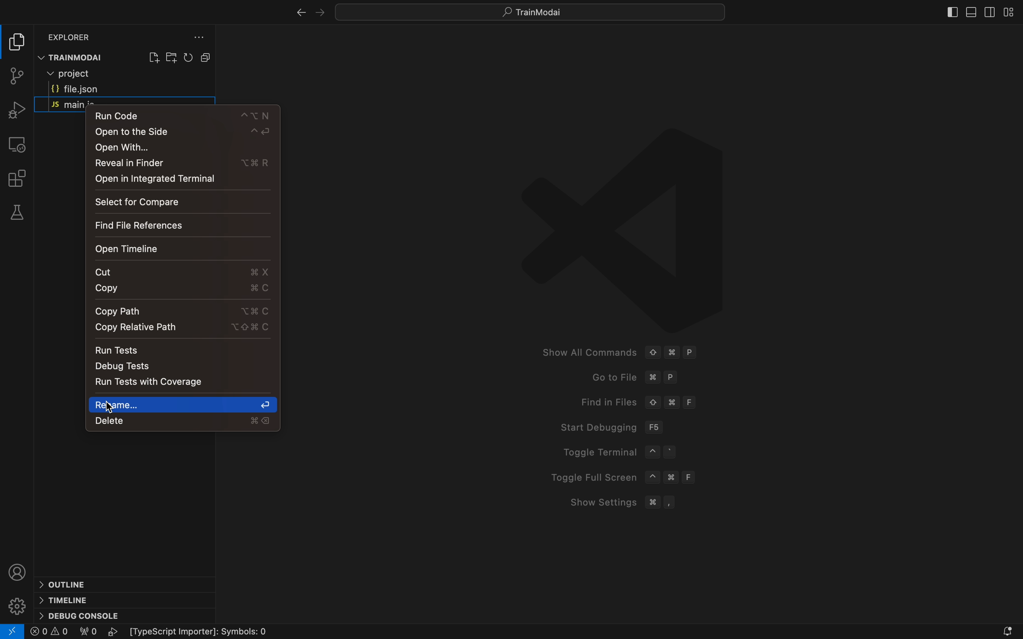 The height and width of the screenshot is (639, 1023). Describe the element at coordinates (615, 451) in the screenshot. I see `Toggle Terminal ` at that location.